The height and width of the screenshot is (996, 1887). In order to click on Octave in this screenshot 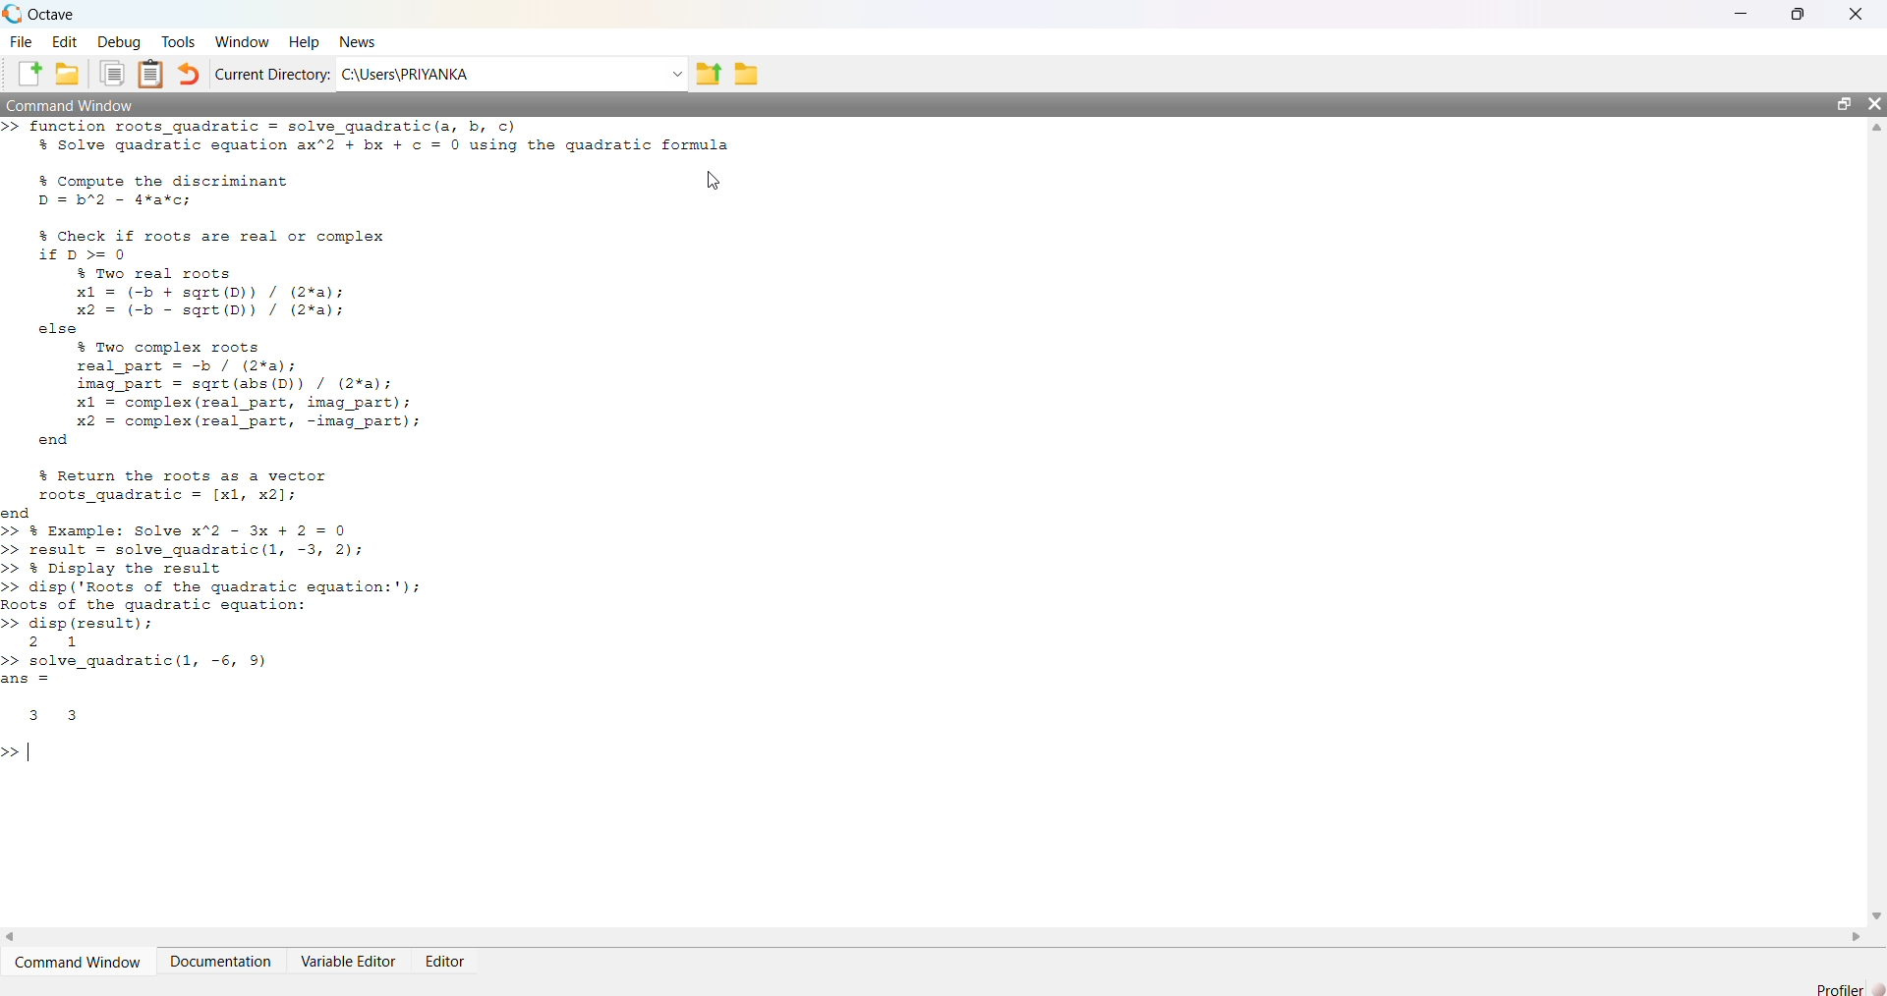, I will do `click(46, 14)`.